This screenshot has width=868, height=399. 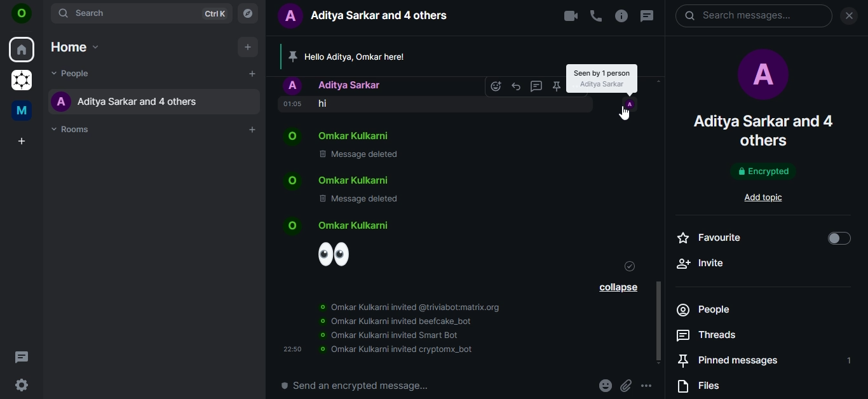 What do you see at coordinates (496, 86) in the screenshot?
I see `emoji` at bounding box center [496, 86].